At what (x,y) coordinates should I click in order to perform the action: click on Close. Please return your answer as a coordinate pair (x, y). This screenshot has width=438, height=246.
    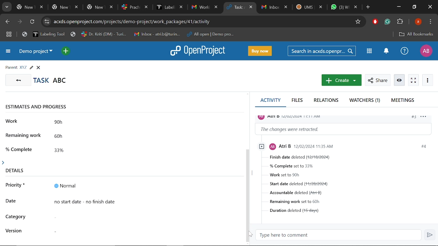
    Looking at the image, I should click on (38, 68).